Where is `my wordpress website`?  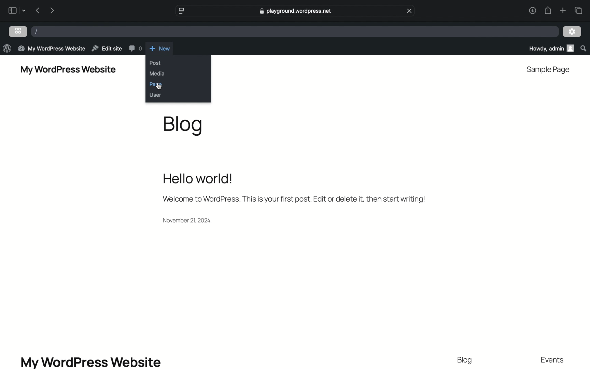 my wordpress website is located at coordinates (52, 49).